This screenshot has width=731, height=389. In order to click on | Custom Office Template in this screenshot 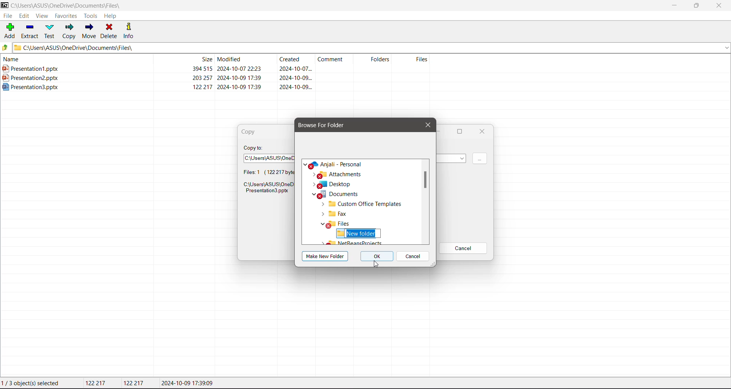, I will do `click(362, 213)`.